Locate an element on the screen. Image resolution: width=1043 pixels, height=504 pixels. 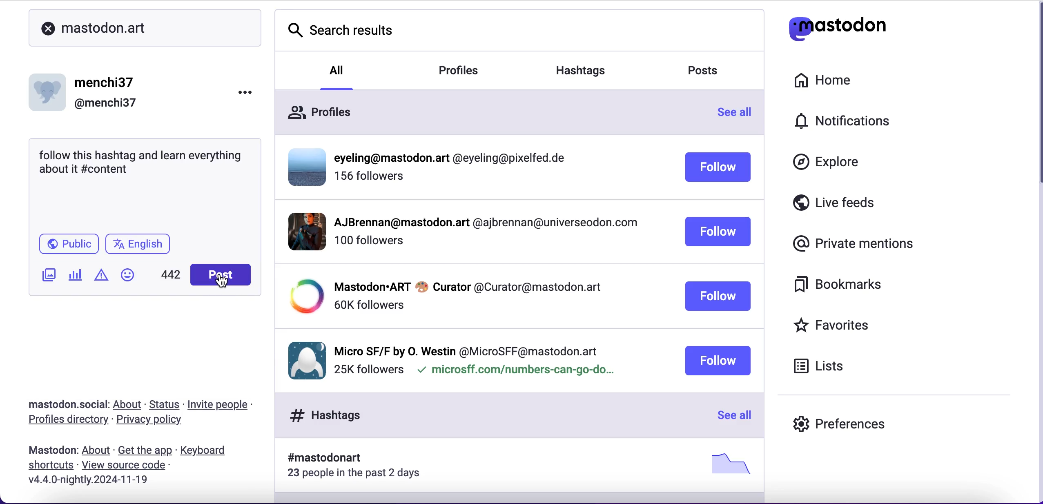
english is located at coordinates (140, 244).